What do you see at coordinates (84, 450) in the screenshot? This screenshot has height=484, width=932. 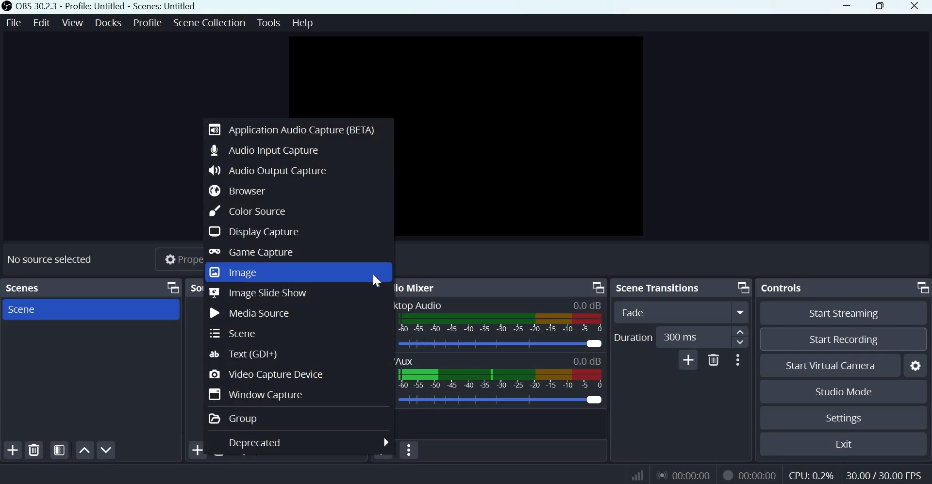 I see `Move scene up` at bounding box center [84, 450].